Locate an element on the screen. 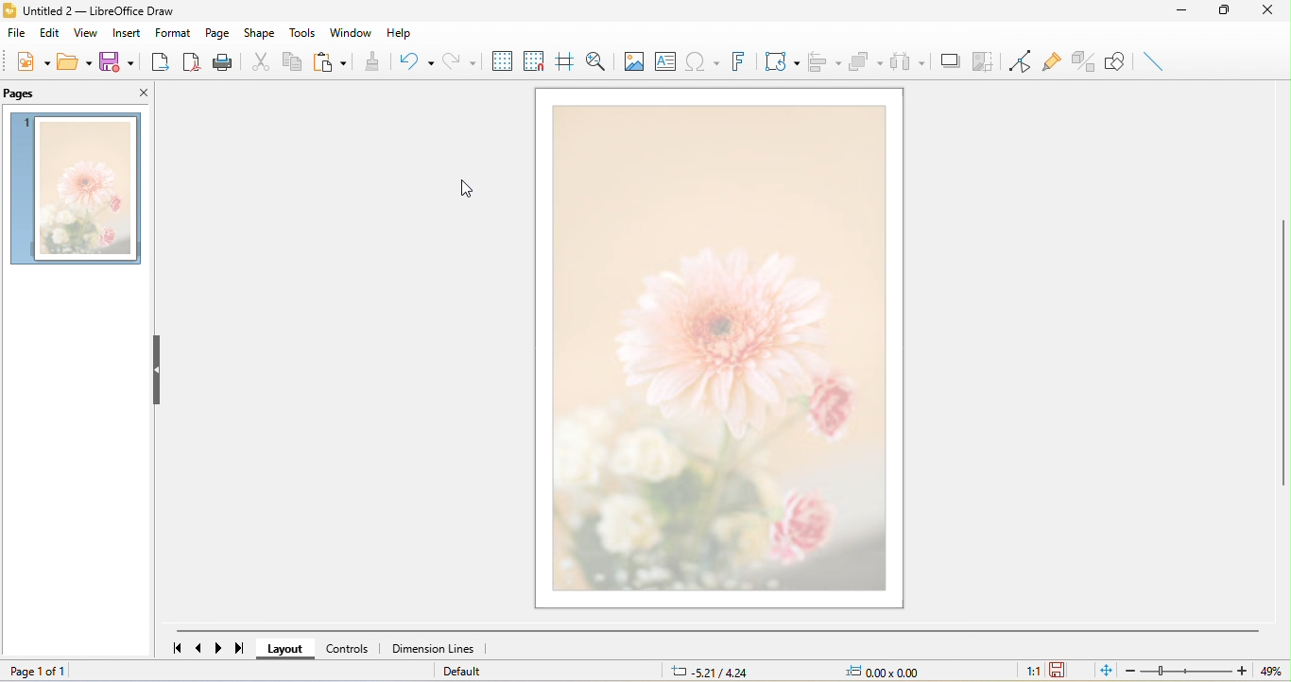 The height and width of the screenshot is (682, 1291). image is located at coordinates (638, 61).